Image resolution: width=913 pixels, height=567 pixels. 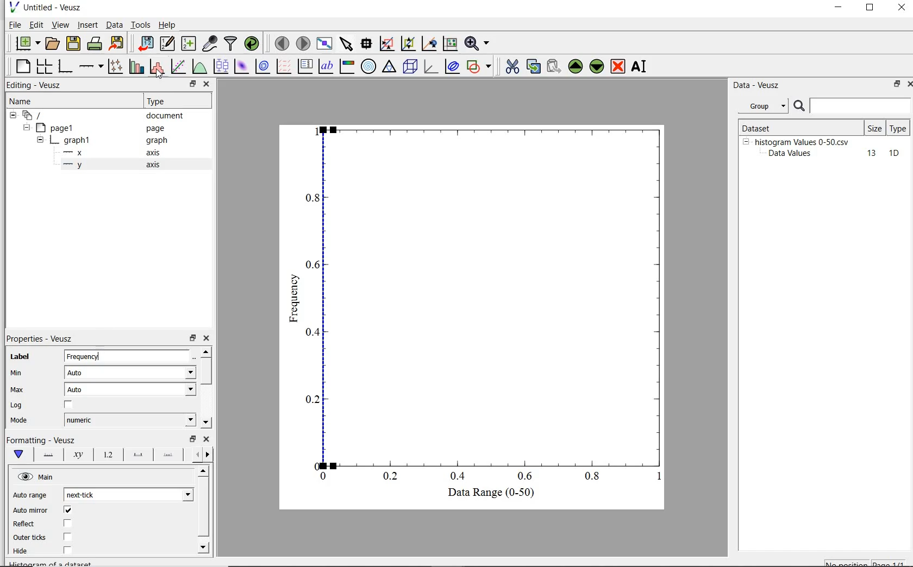 I want to click on type, so click(x=899, y=128).